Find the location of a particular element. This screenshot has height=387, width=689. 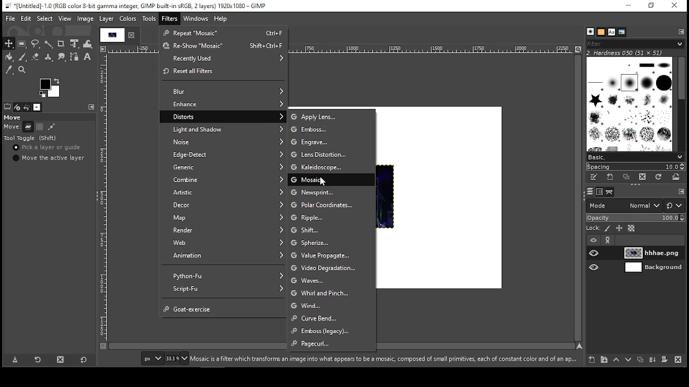

free selection tool is located at coordinates (35, 44).